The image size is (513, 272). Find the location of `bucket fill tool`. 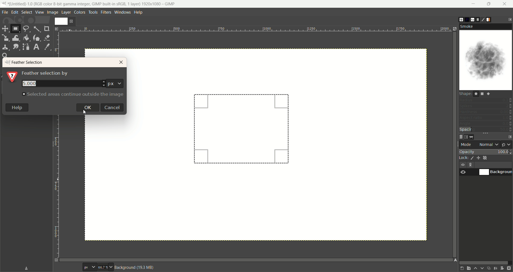

bucket fill tool is located at coordinates (27, 38).